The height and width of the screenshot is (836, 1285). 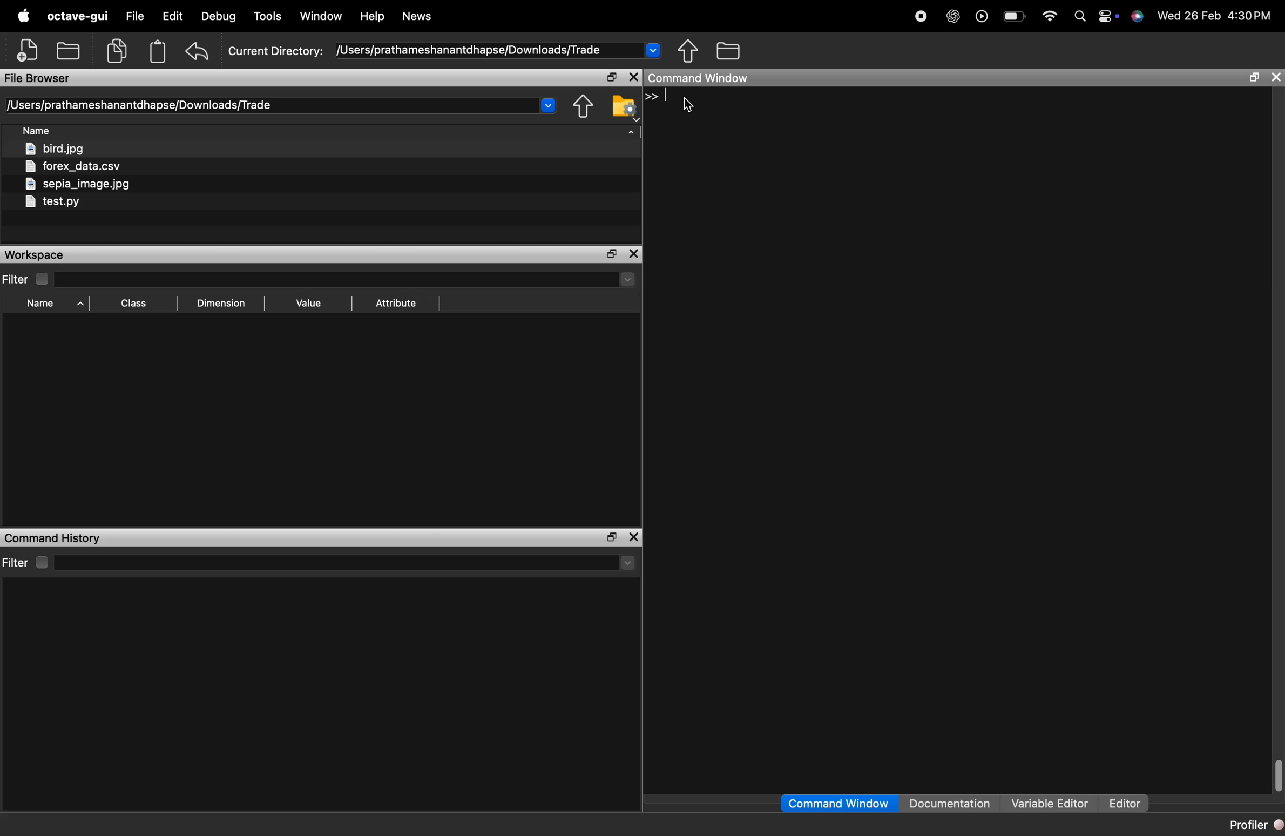 What do you see at coordinates (982, 17) in the screenshot?
I see `play` at bounding box center [982, 17].